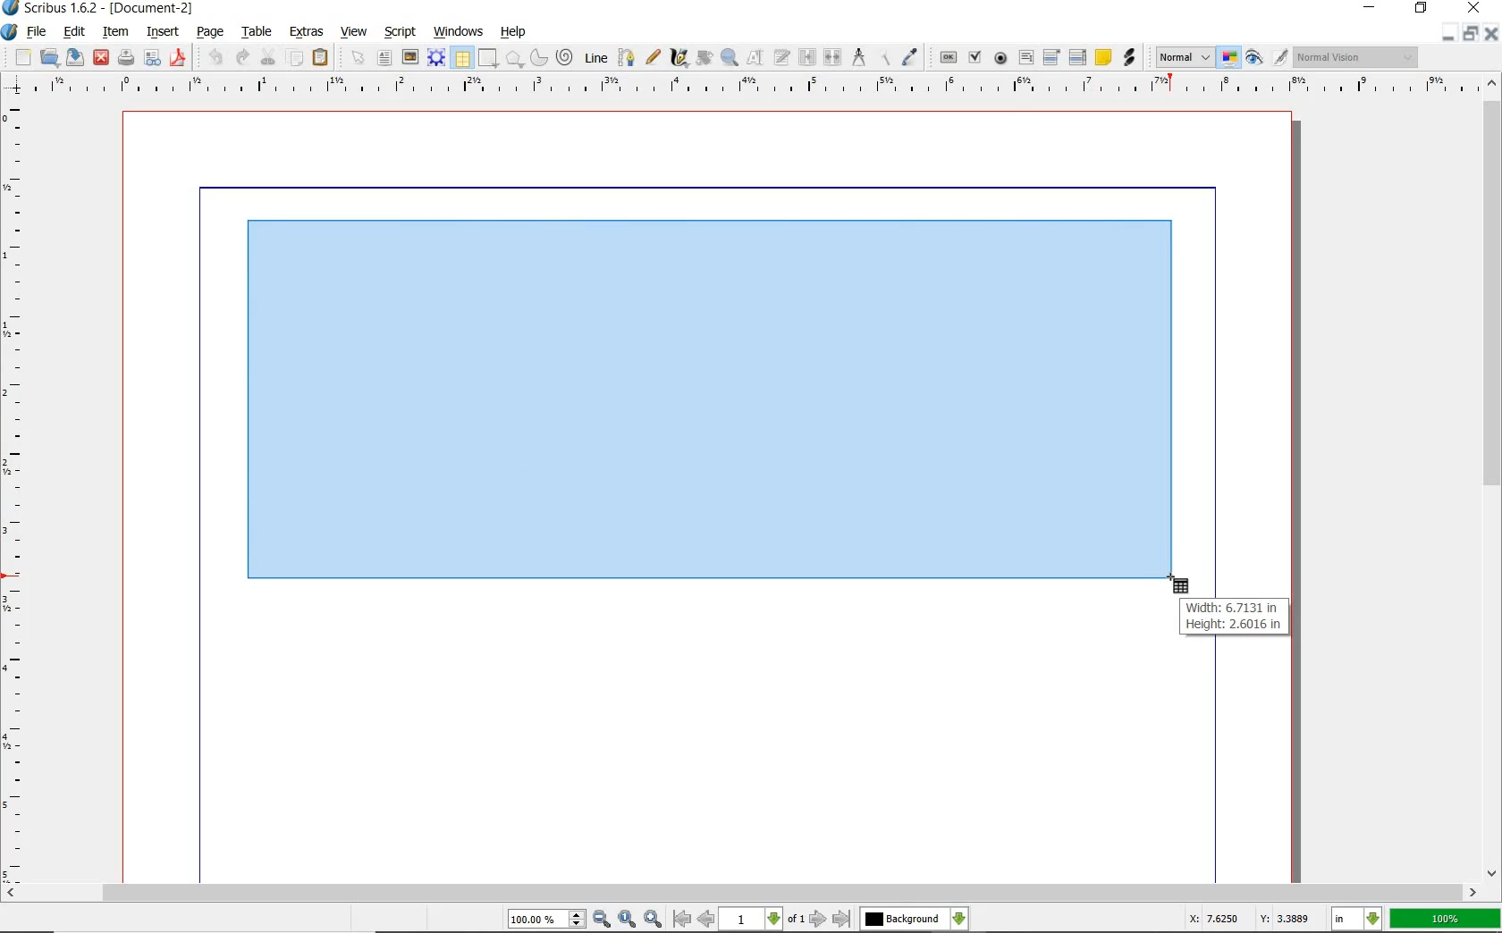 The height and width of the screenshot is (933, 1502). I want to click on item, so click(119, 33).